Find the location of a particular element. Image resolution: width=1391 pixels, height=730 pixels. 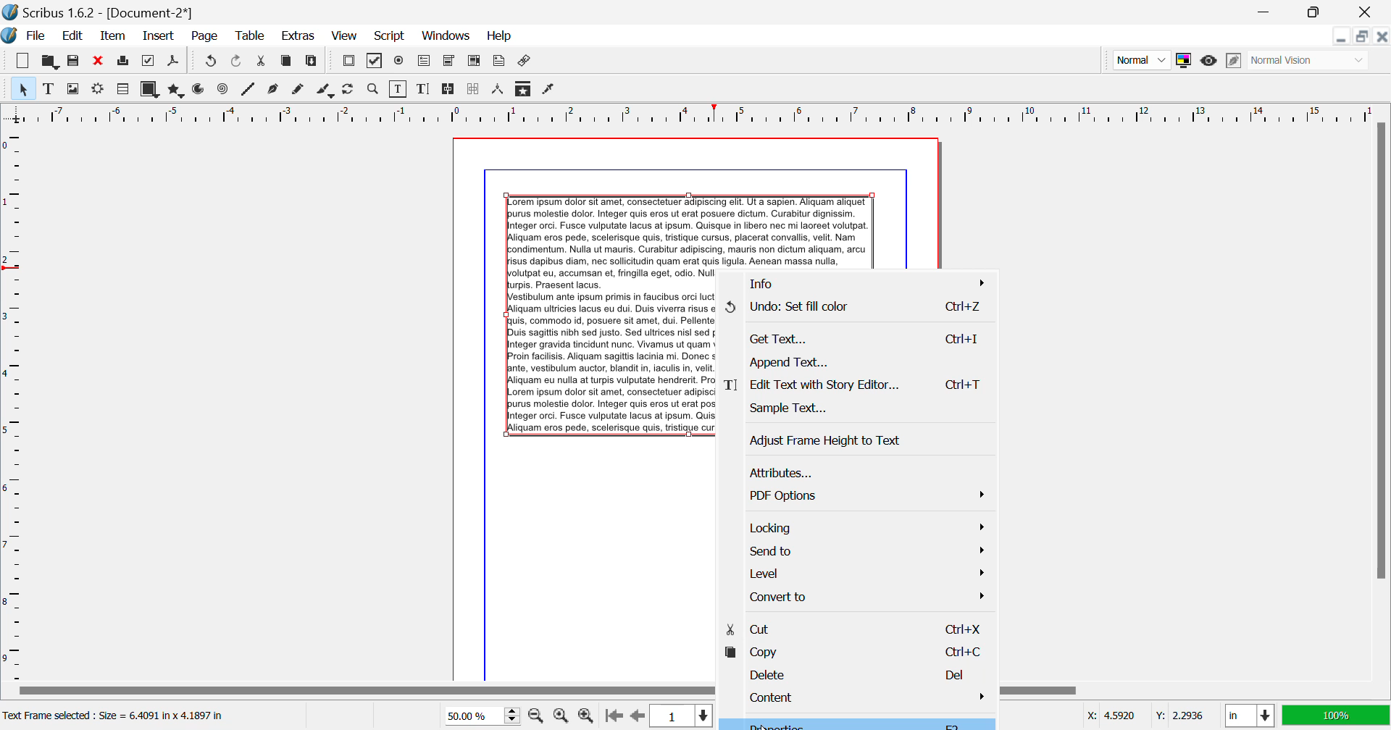

Insert is located at coordinates (159, 37).